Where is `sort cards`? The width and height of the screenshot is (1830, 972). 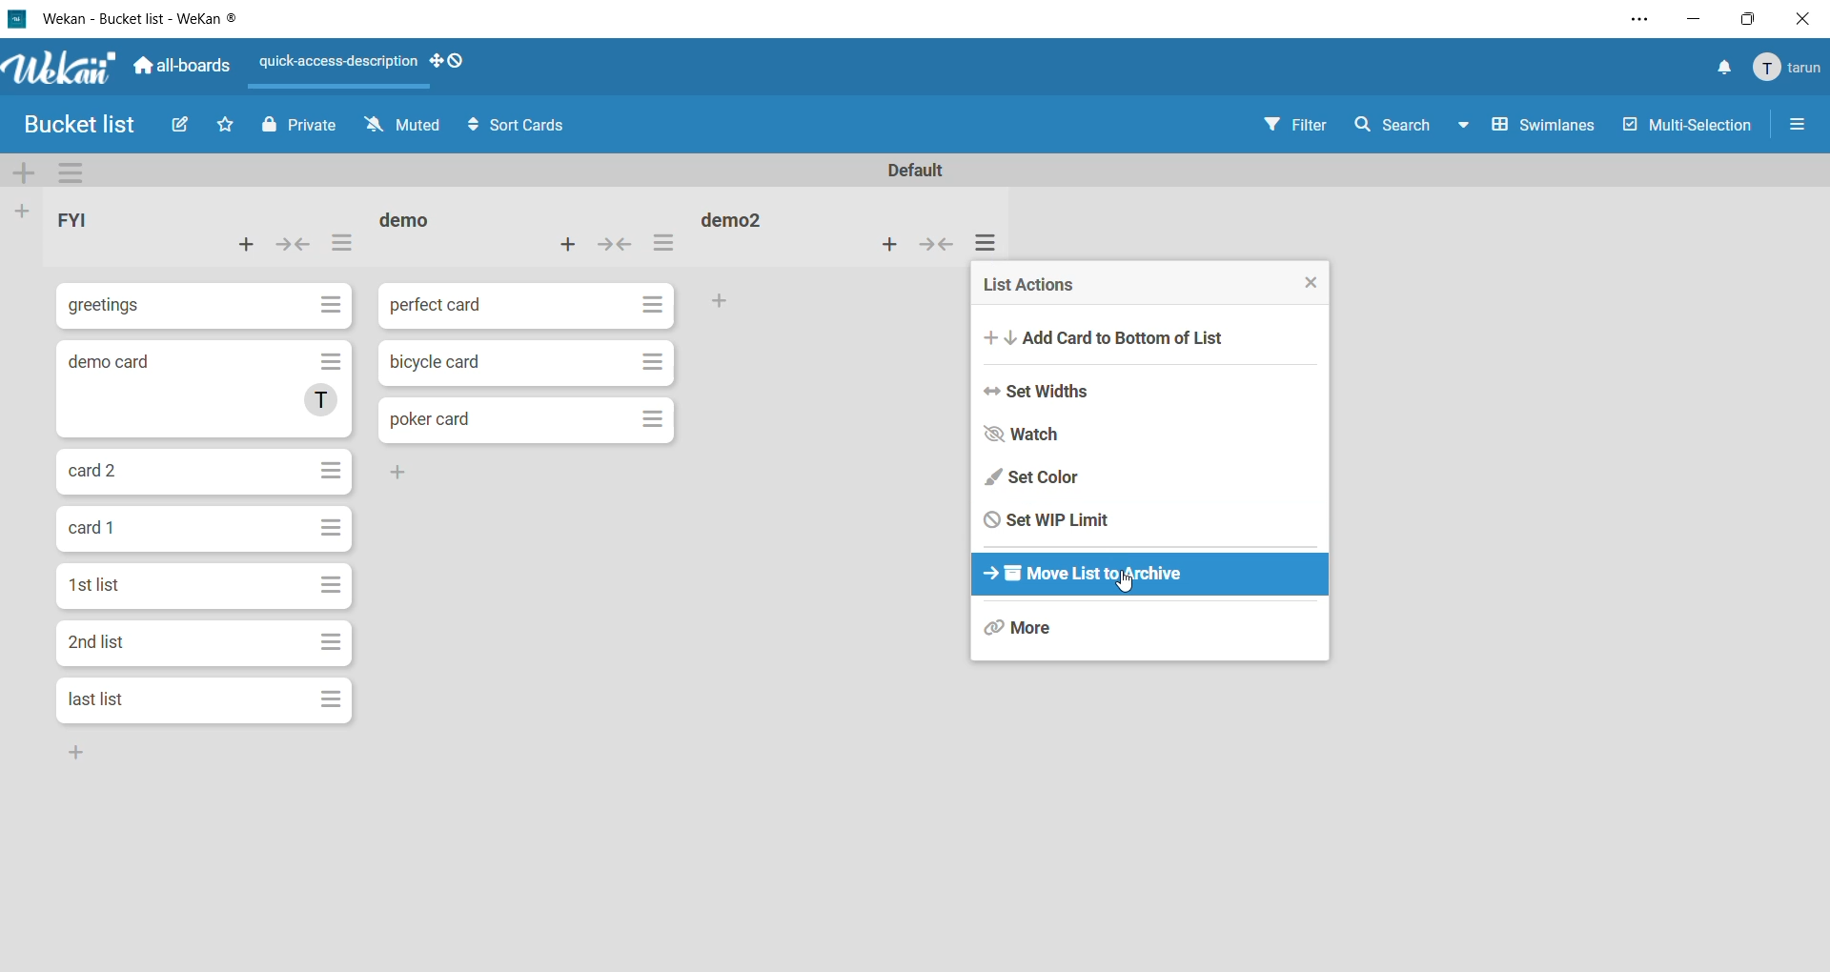 sort cards is located at coordinates (521, 127).